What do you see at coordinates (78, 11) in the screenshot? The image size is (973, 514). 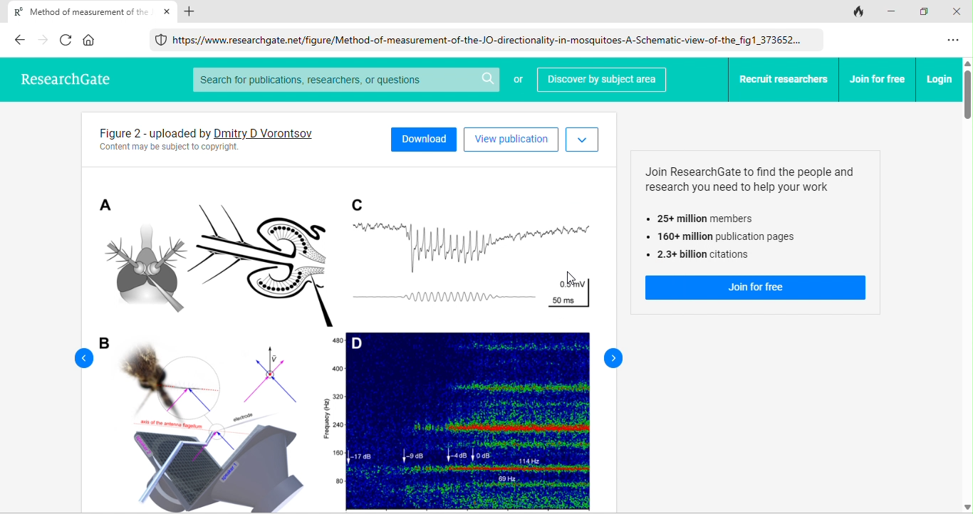 I see `Metho of measurement - tab name ` at bounding box center [78, 11].